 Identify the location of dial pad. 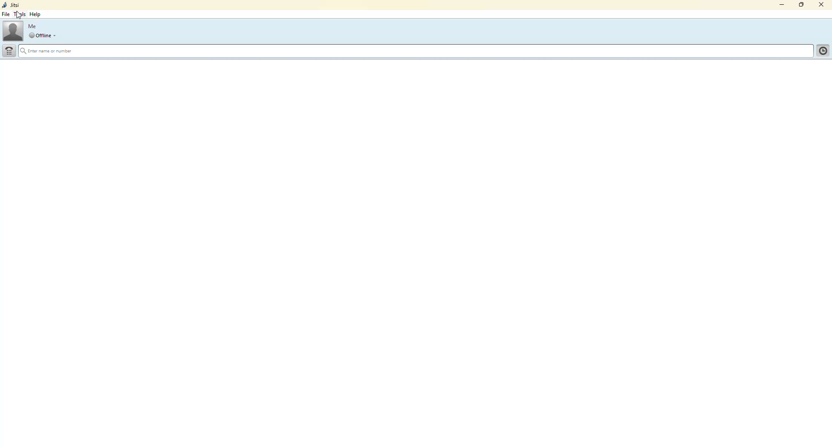
(10, 51).